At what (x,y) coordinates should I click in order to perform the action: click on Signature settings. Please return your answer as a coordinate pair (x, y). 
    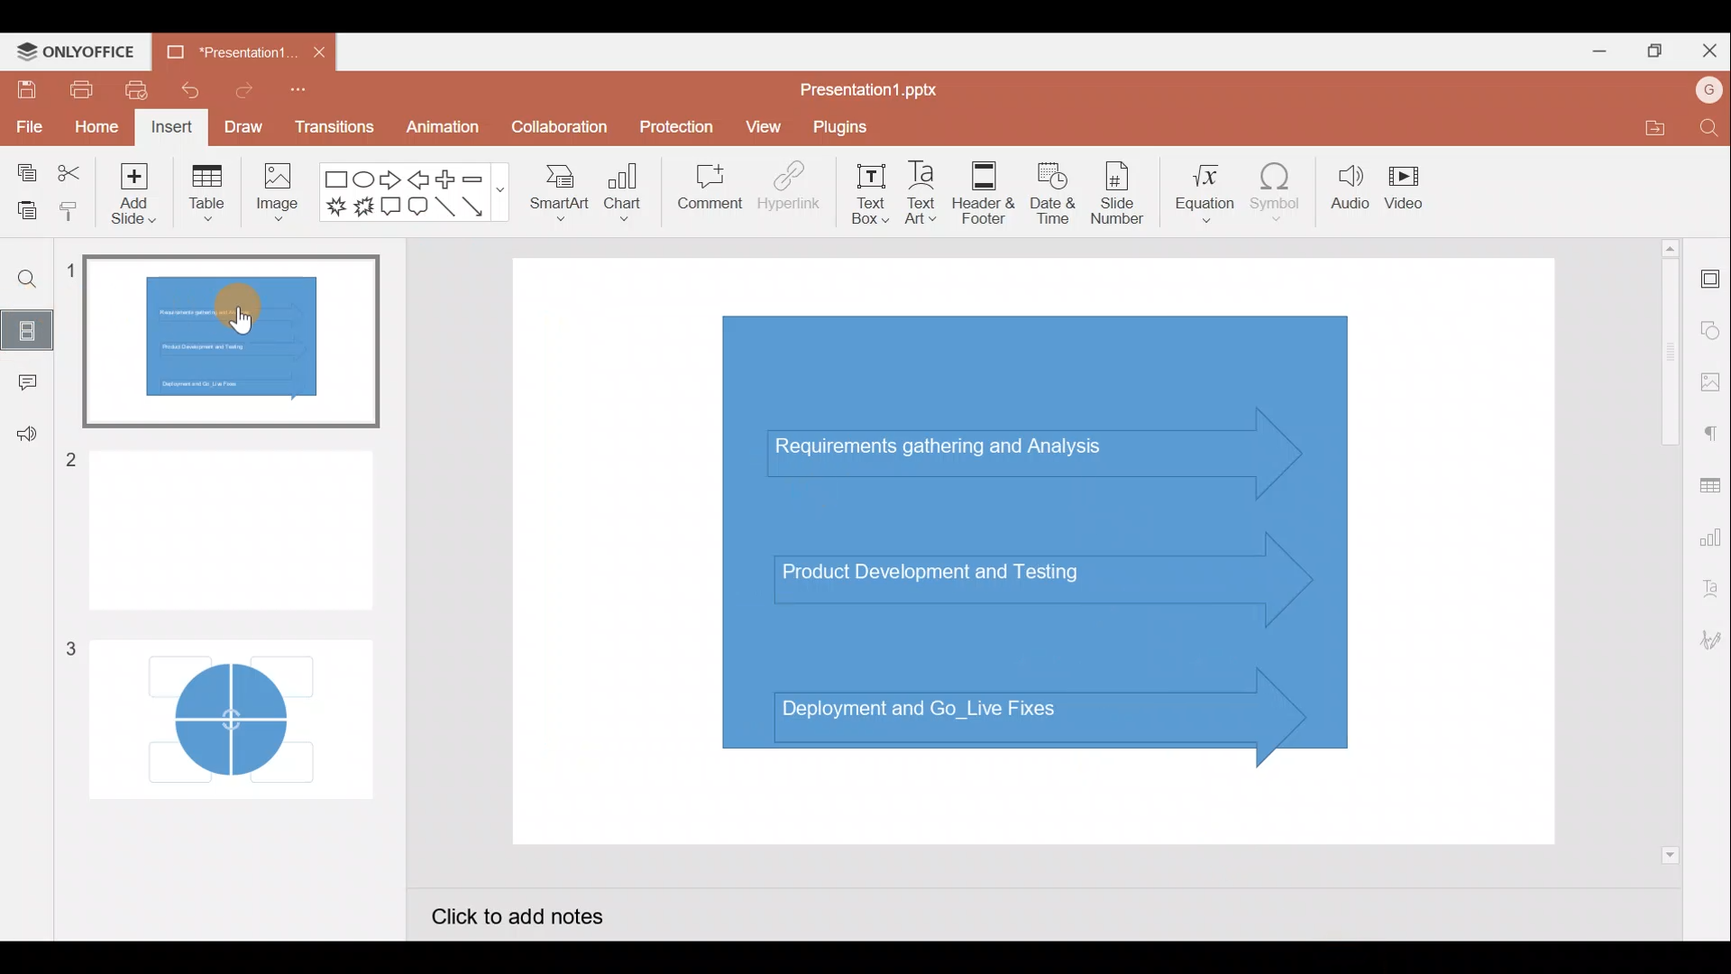
    Looking at the image, I should click on (1708, 640).